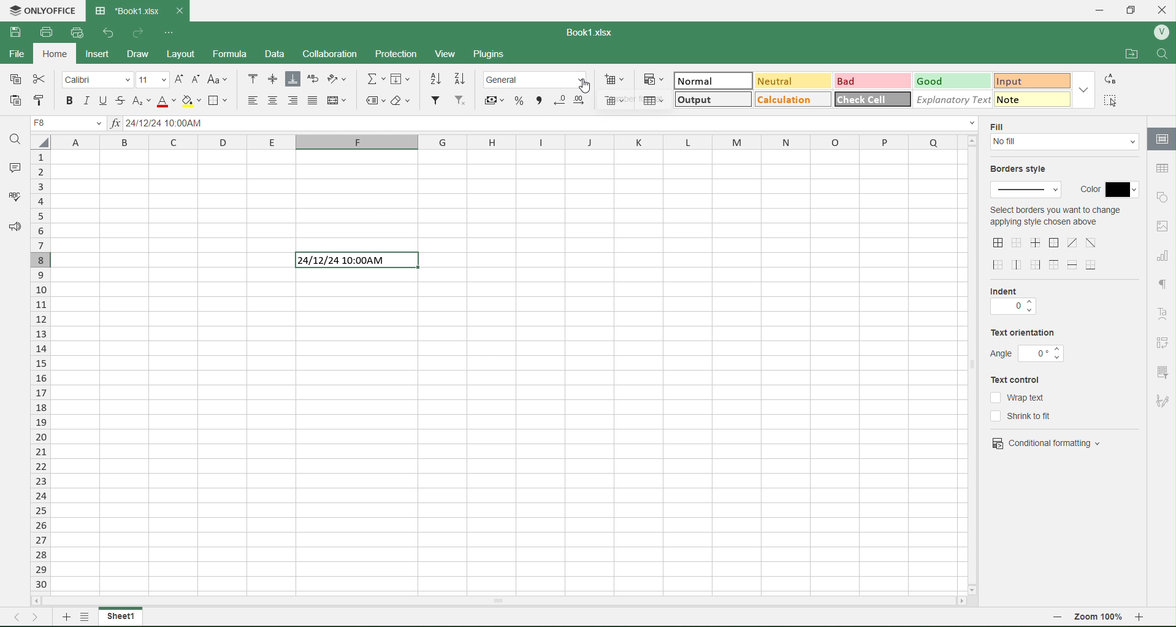 The width and height of the screenshot is (1176, 627). Describe the element at coordinates (1037, 264) in the screenshot. I see `right border` at that location.